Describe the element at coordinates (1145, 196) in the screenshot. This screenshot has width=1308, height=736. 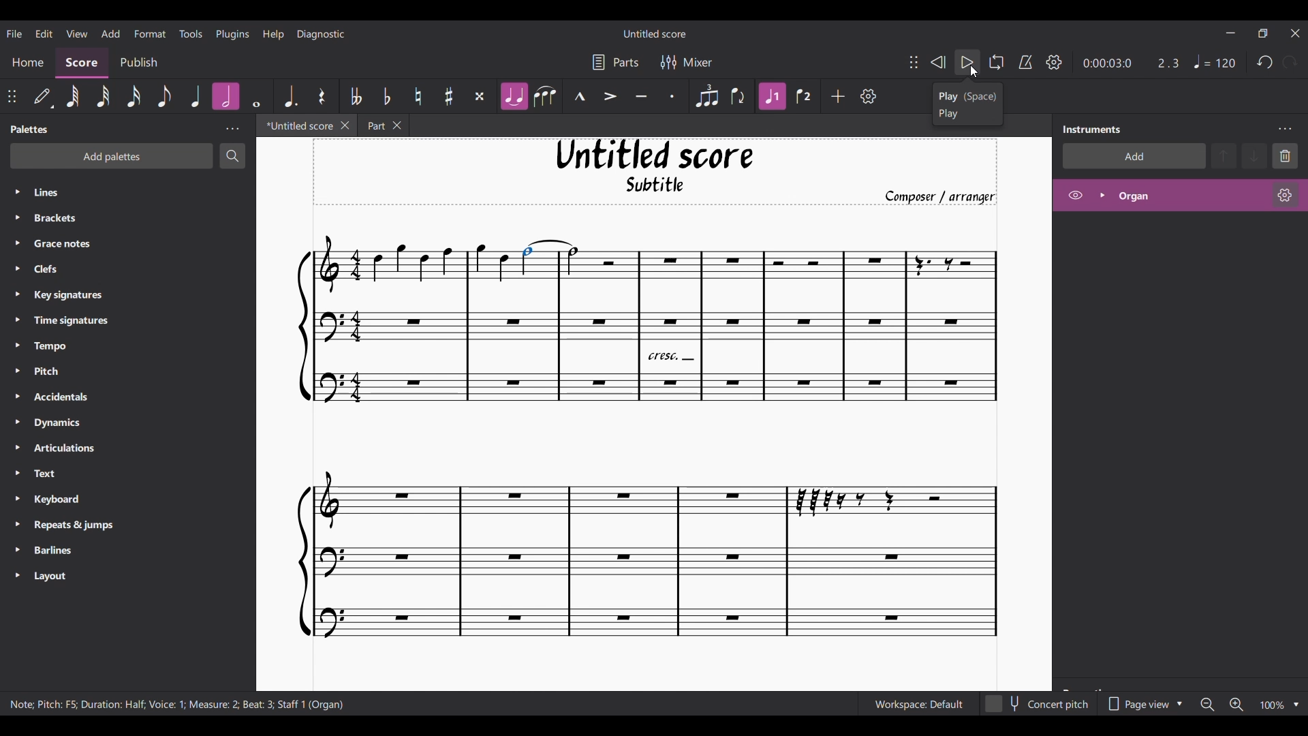
I see `Highlighted after current selection` at that location.